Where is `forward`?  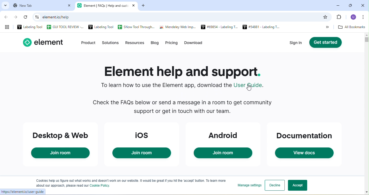 forward is located at coordinates (17, 17).